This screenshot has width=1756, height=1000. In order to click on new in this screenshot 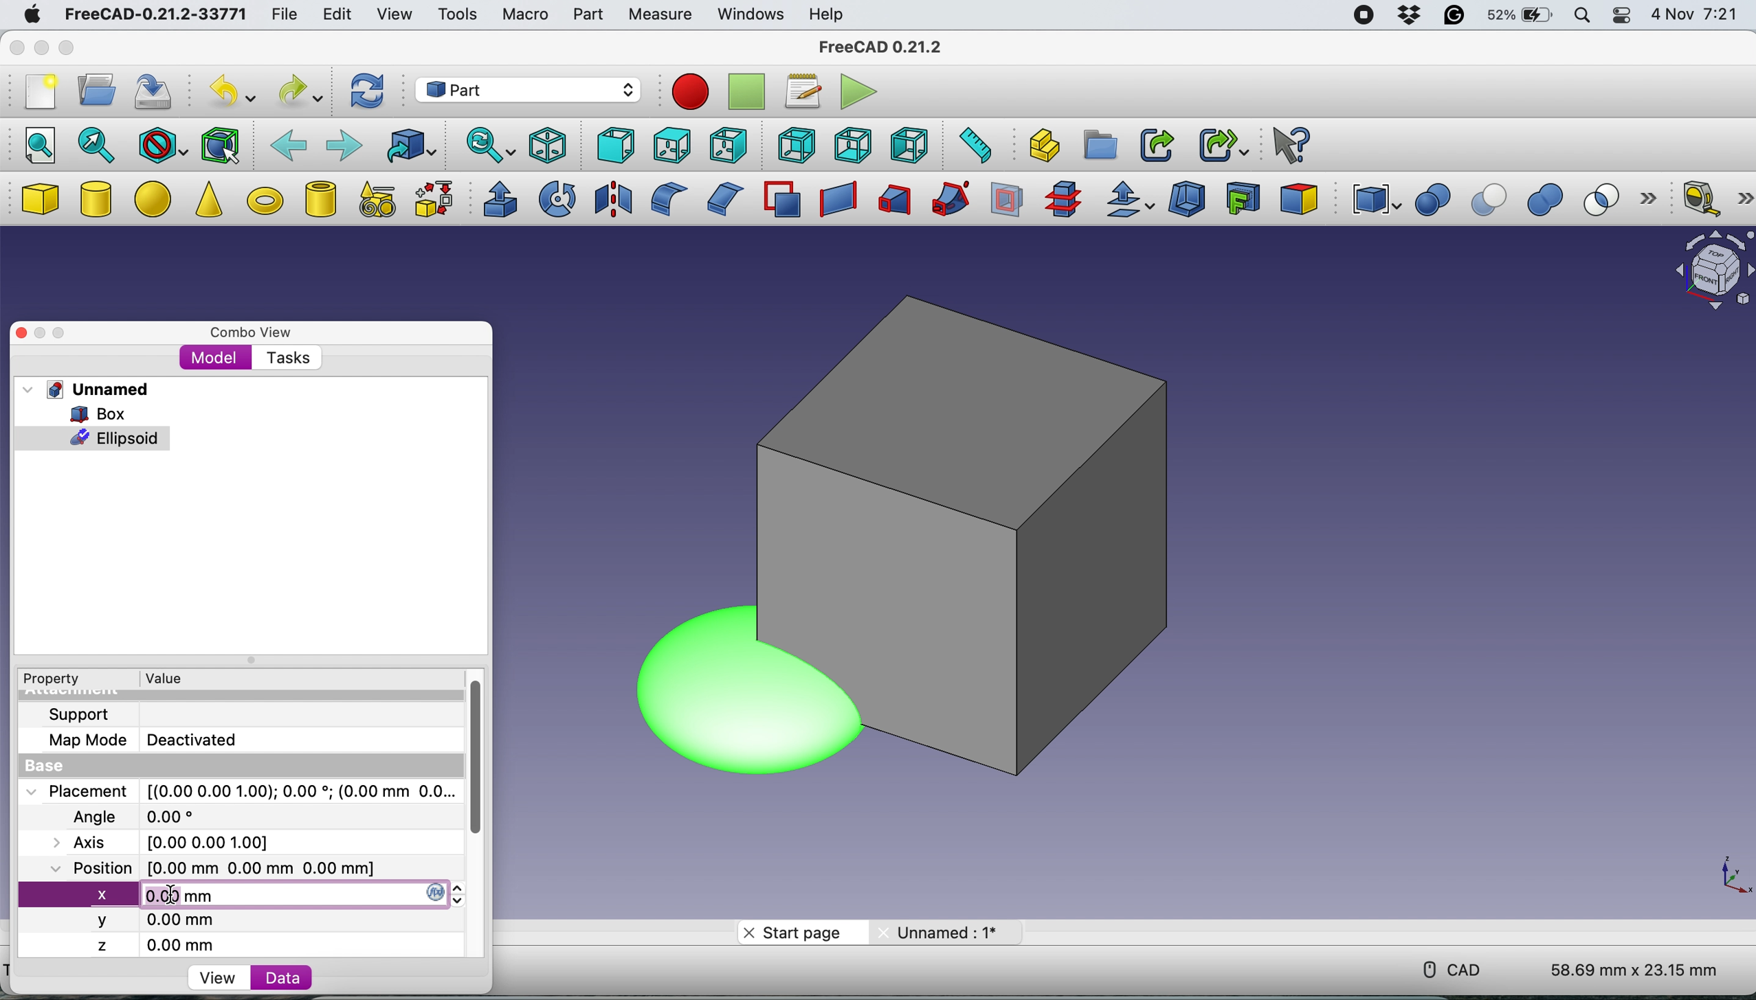, I will do `click(37, 95)`.